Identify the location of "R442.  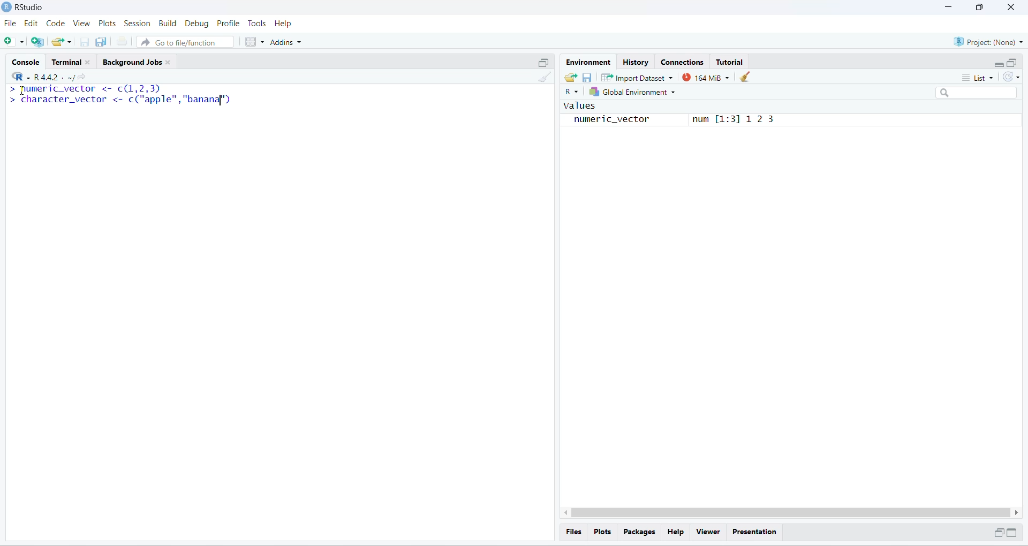
(35, 77).